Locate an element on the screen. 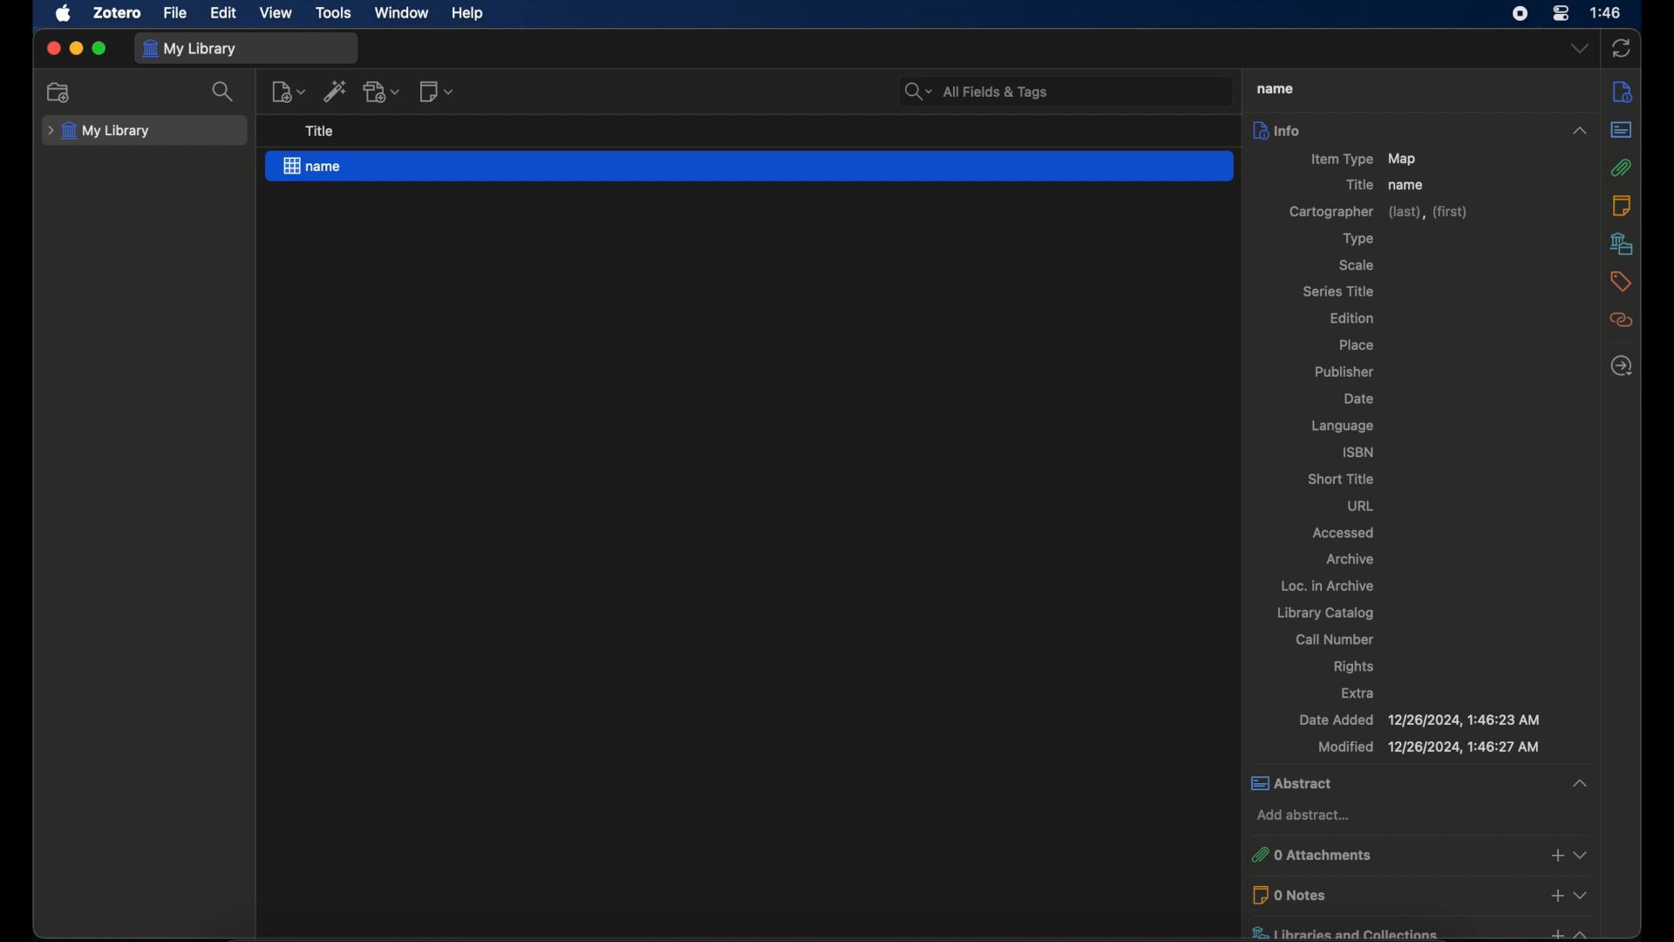 The width and height of the screenshot is (1674, 942). dropdown is located at coordinates (1579, 49).